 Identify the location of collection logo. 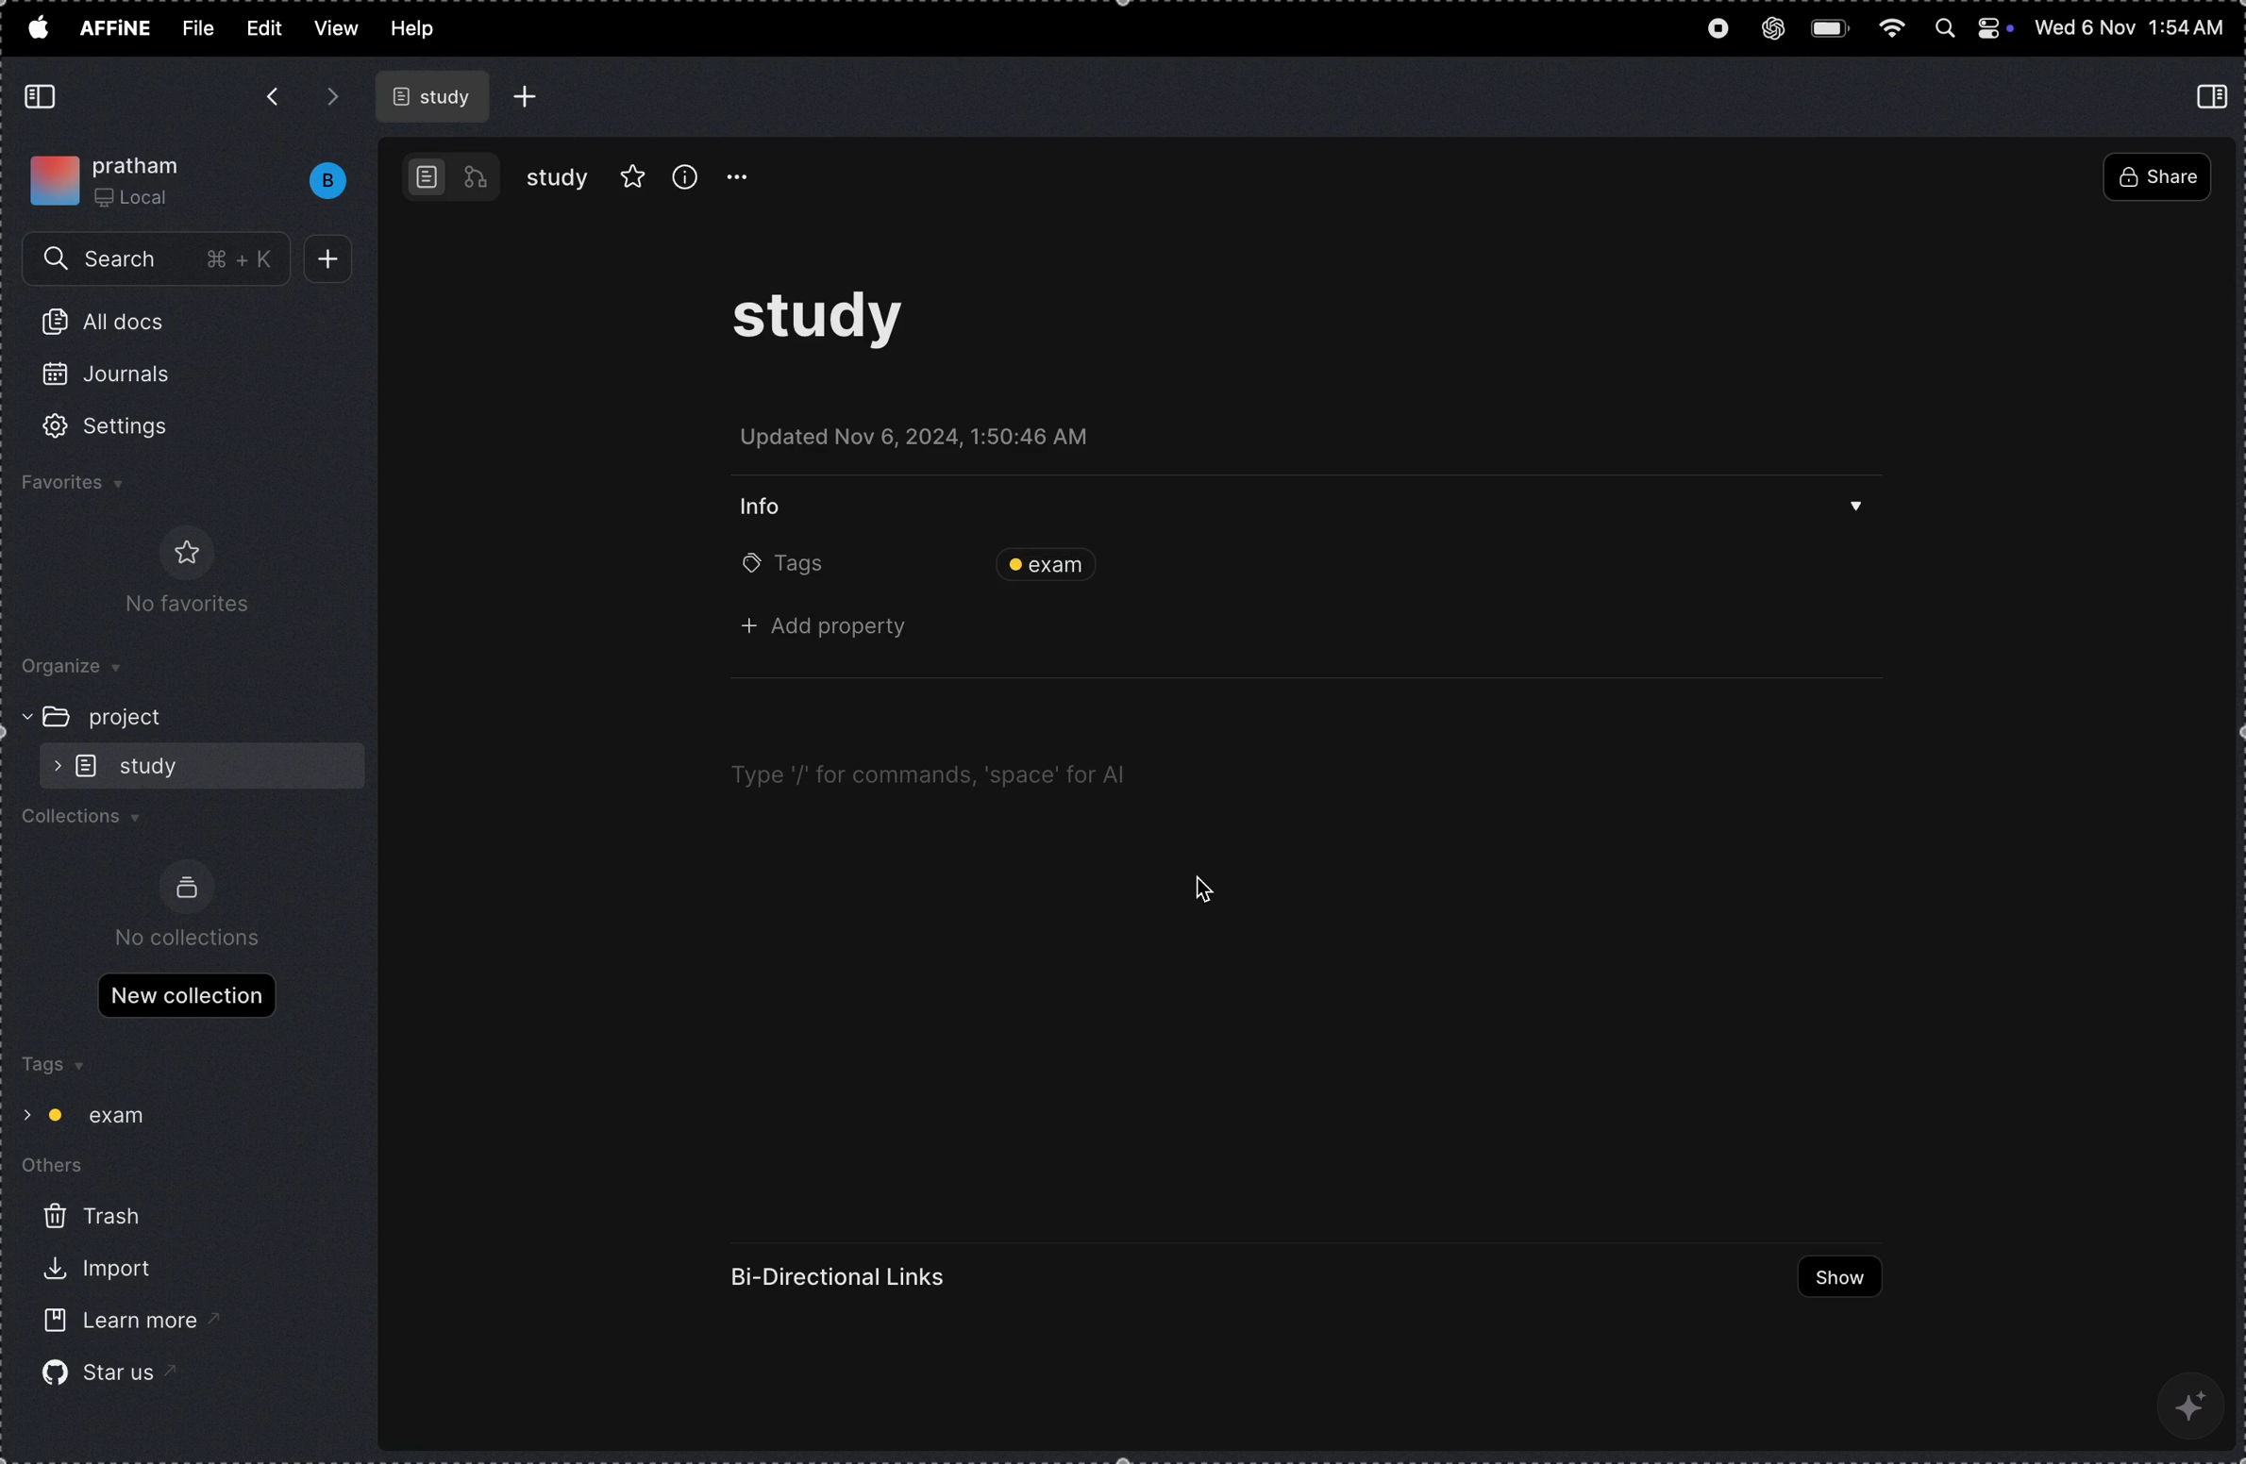
(187, 888).